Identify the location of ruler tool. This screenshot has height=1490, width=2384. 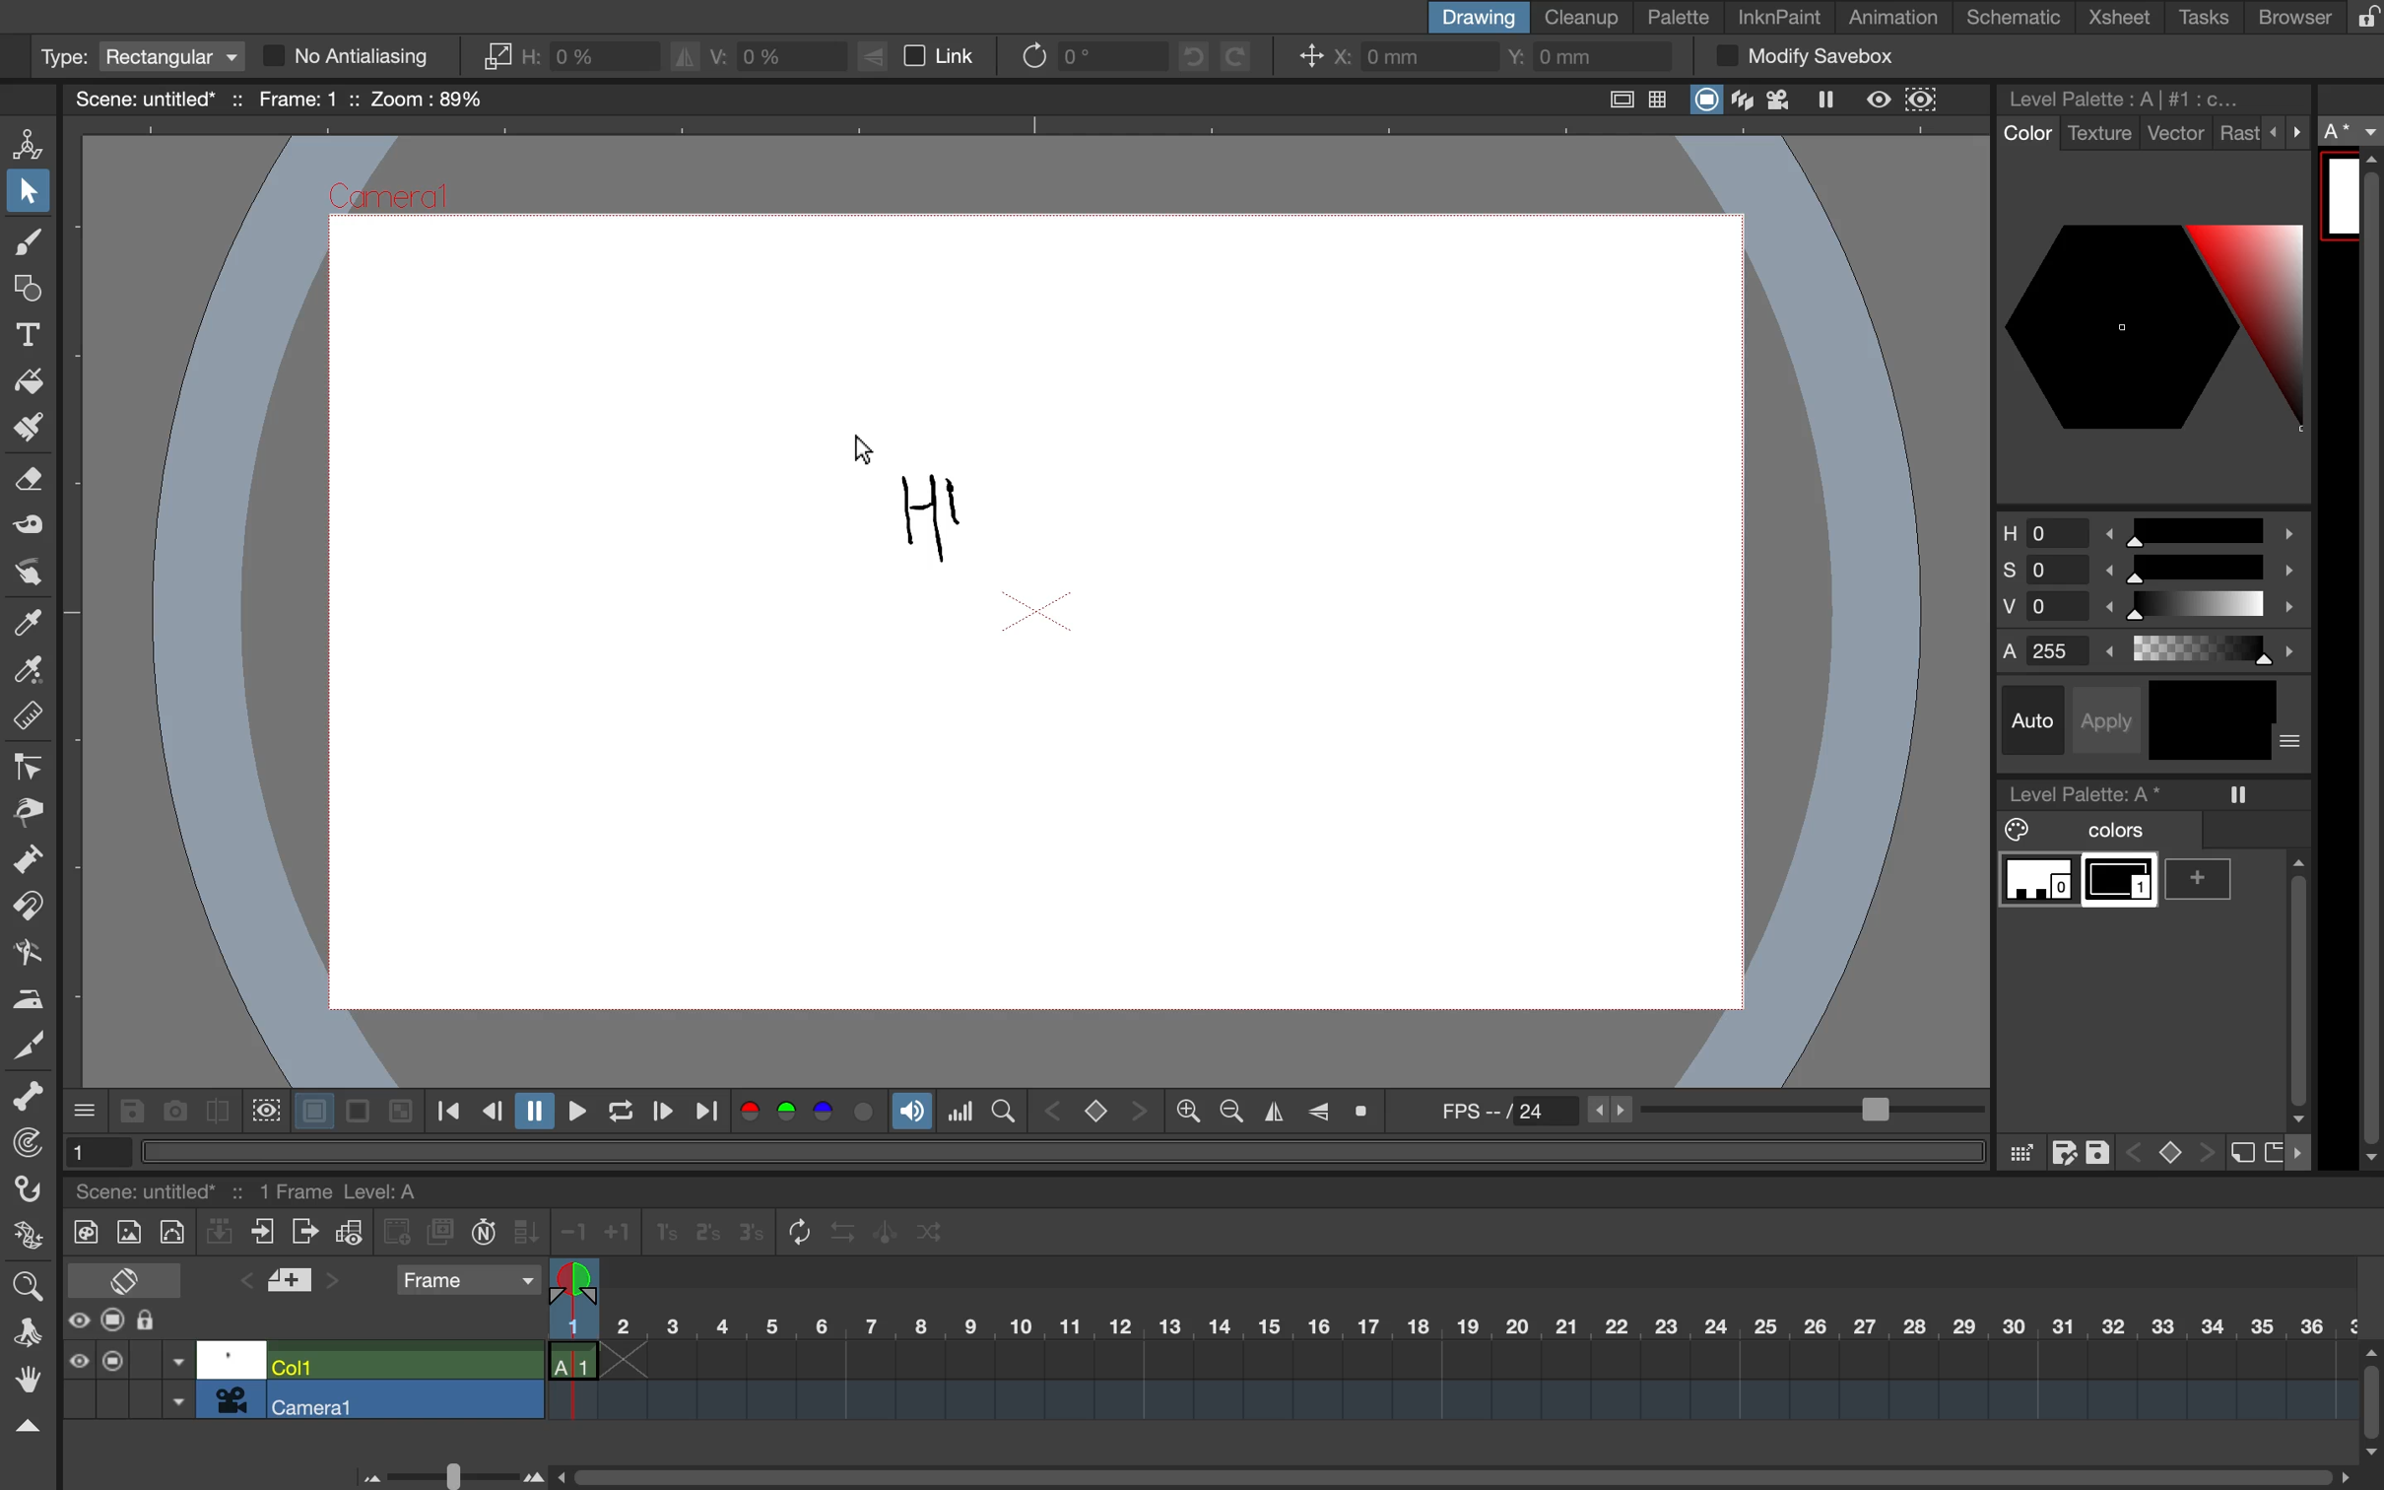
(29, 719).